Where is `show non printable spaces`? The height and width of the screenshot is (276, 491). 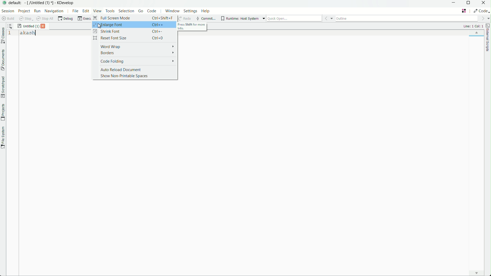
show non printable spaces is located at coordinates (135, 76).